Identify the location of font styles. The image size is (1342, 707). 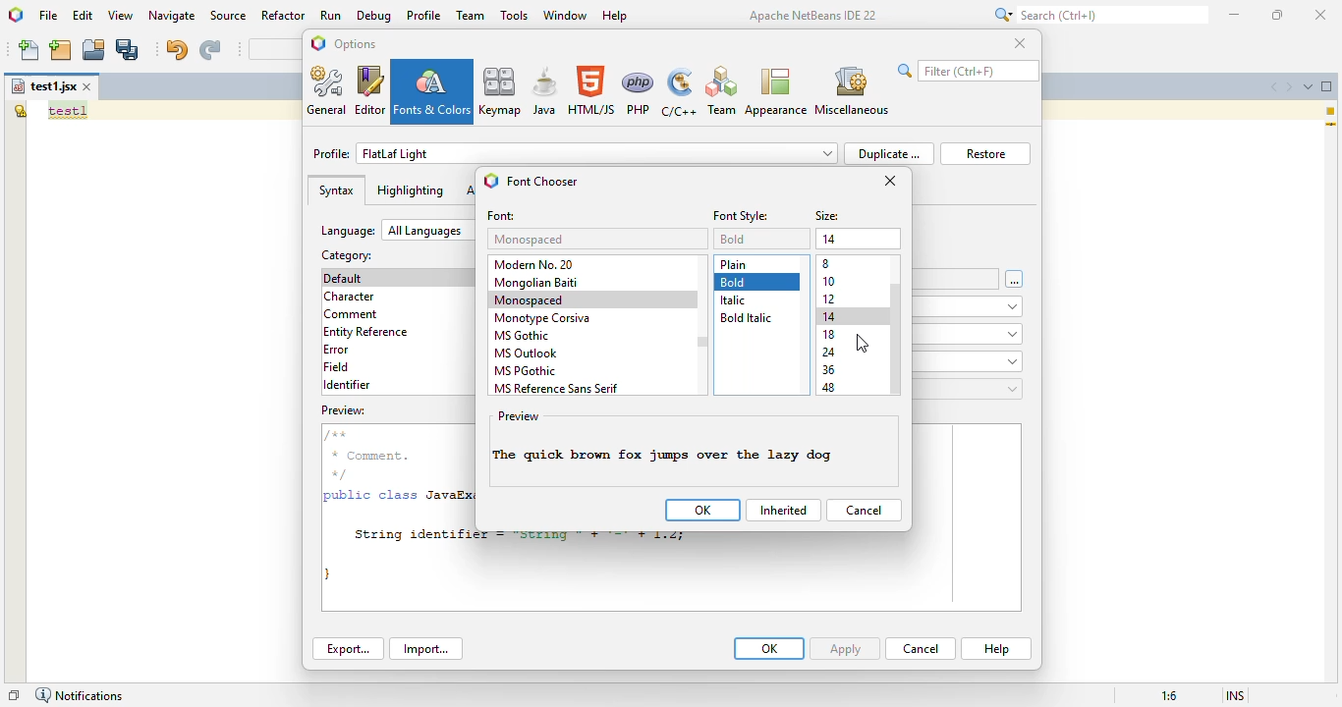
(742, 216).